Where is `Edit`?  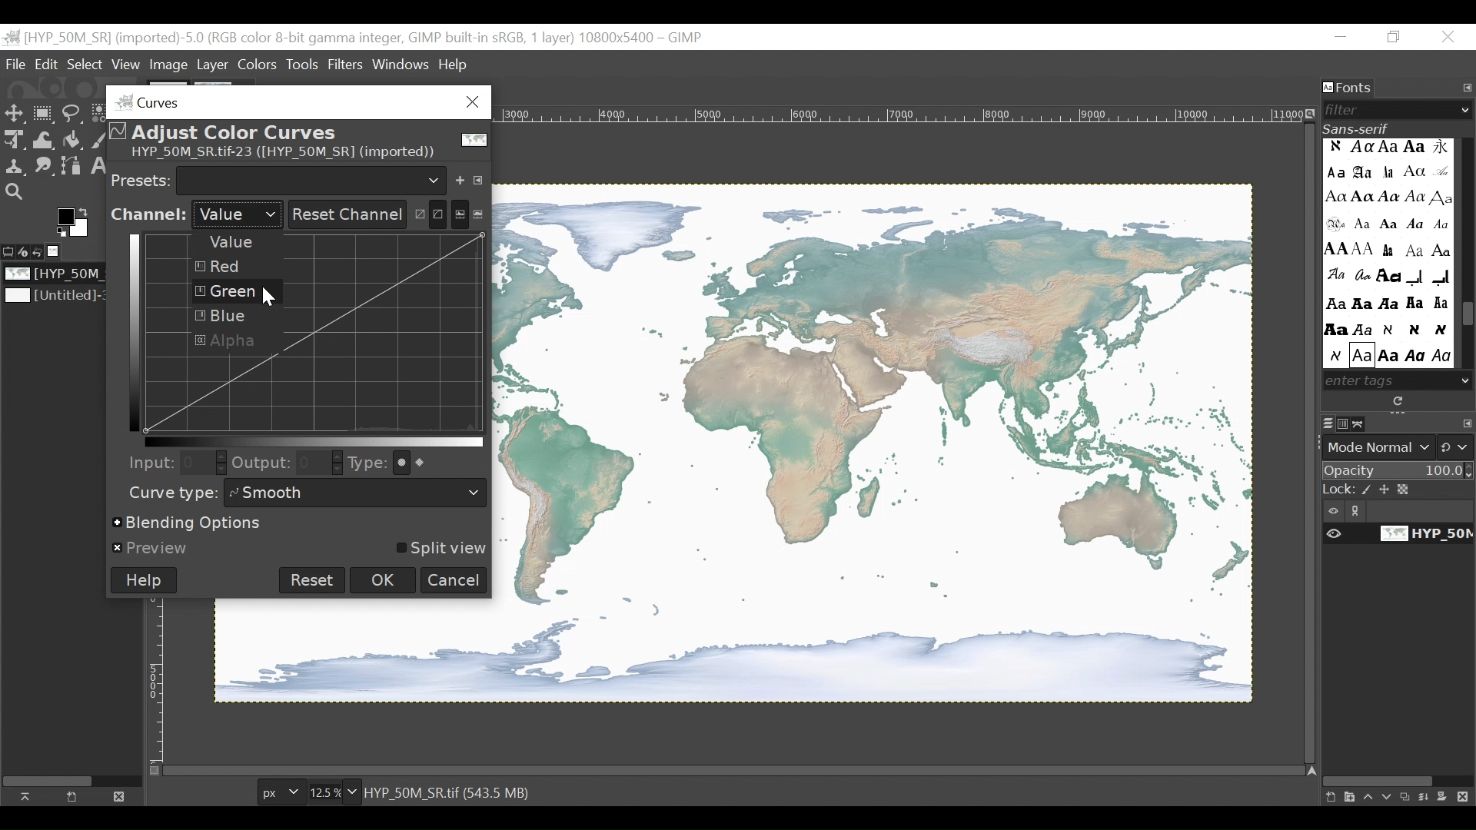
Edit is located at coordinates (48, 65).